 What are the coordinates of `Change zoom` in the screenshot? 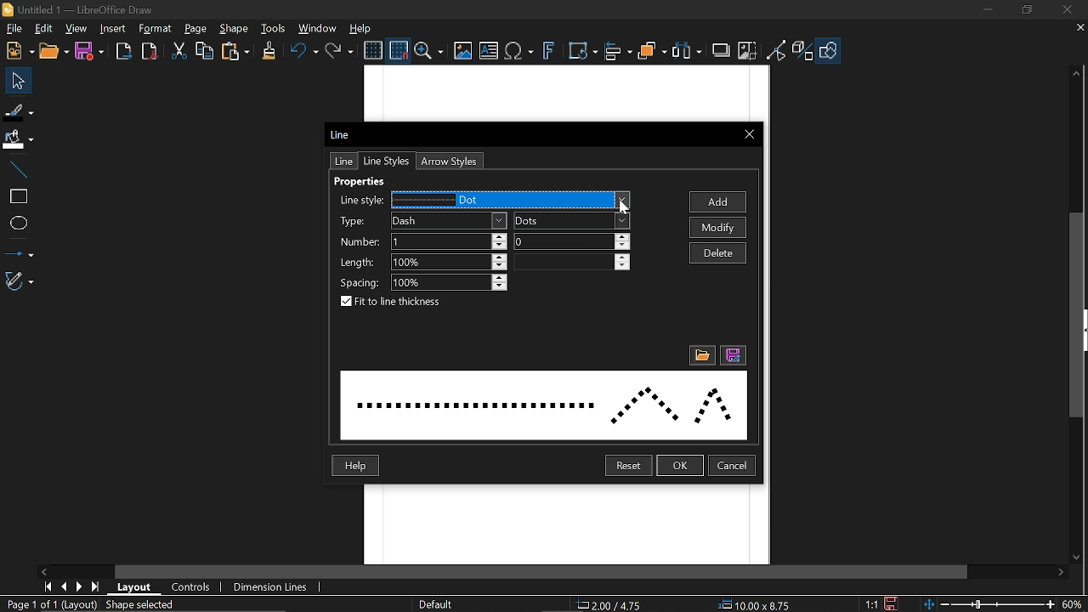 It's located at (985, 604).